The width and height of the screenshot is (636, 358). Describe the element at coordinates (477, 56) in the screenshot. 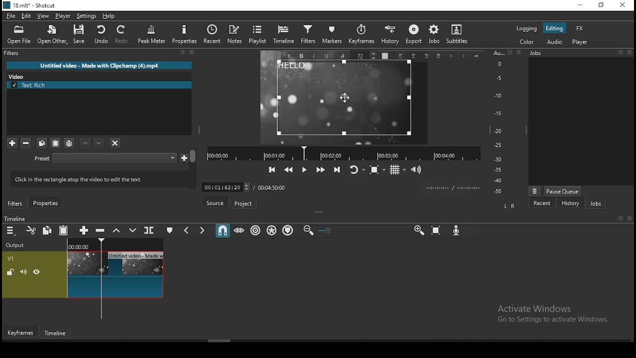

I see `Start` at that location.